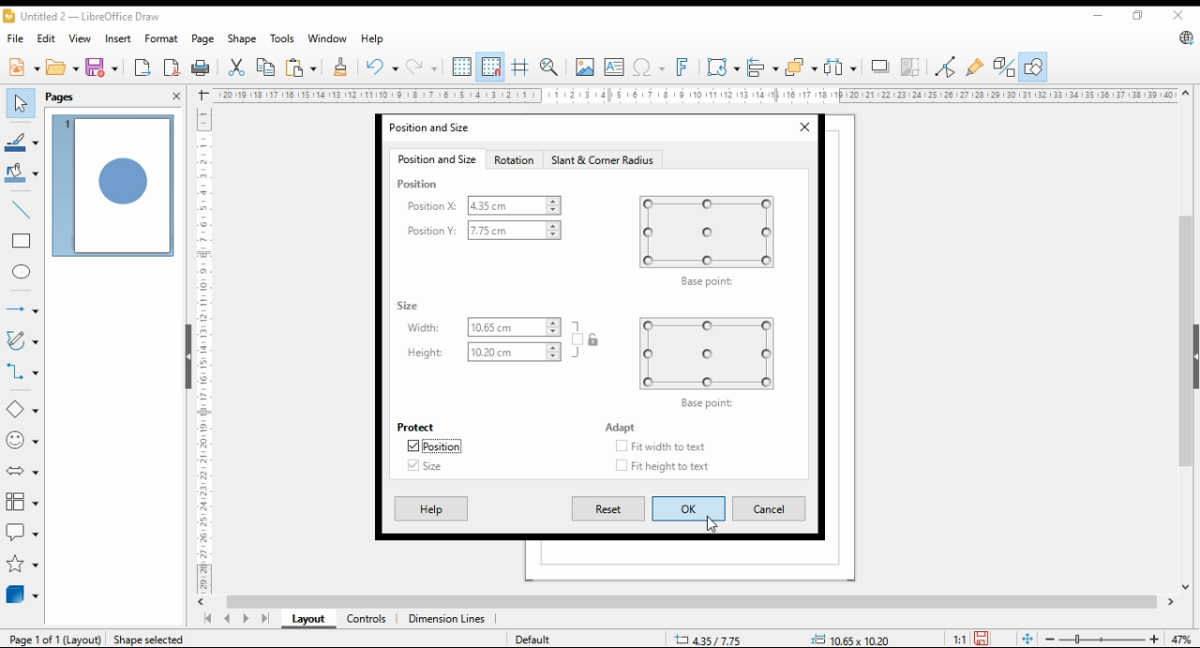 The height and width of the screenshot is (648, 1200). Describe the element at coordinates (421, 66) in the screenshot. I see `redo` at that location.